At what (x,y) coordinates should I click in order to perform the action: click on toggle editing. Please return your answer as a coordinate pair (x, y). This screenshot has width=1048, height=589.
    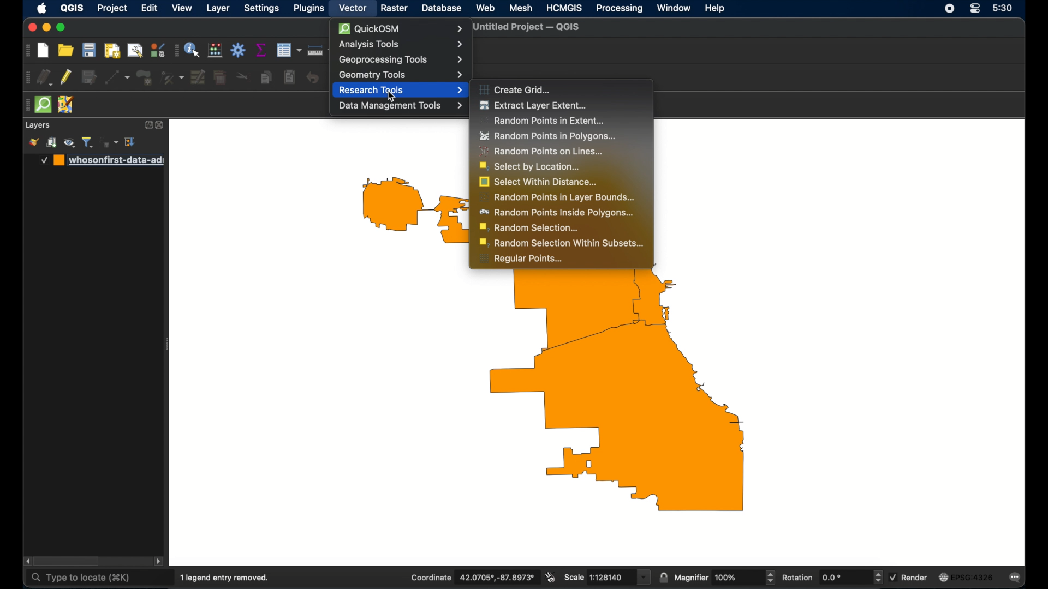
    Looking at the image, I should click on (66, 77).